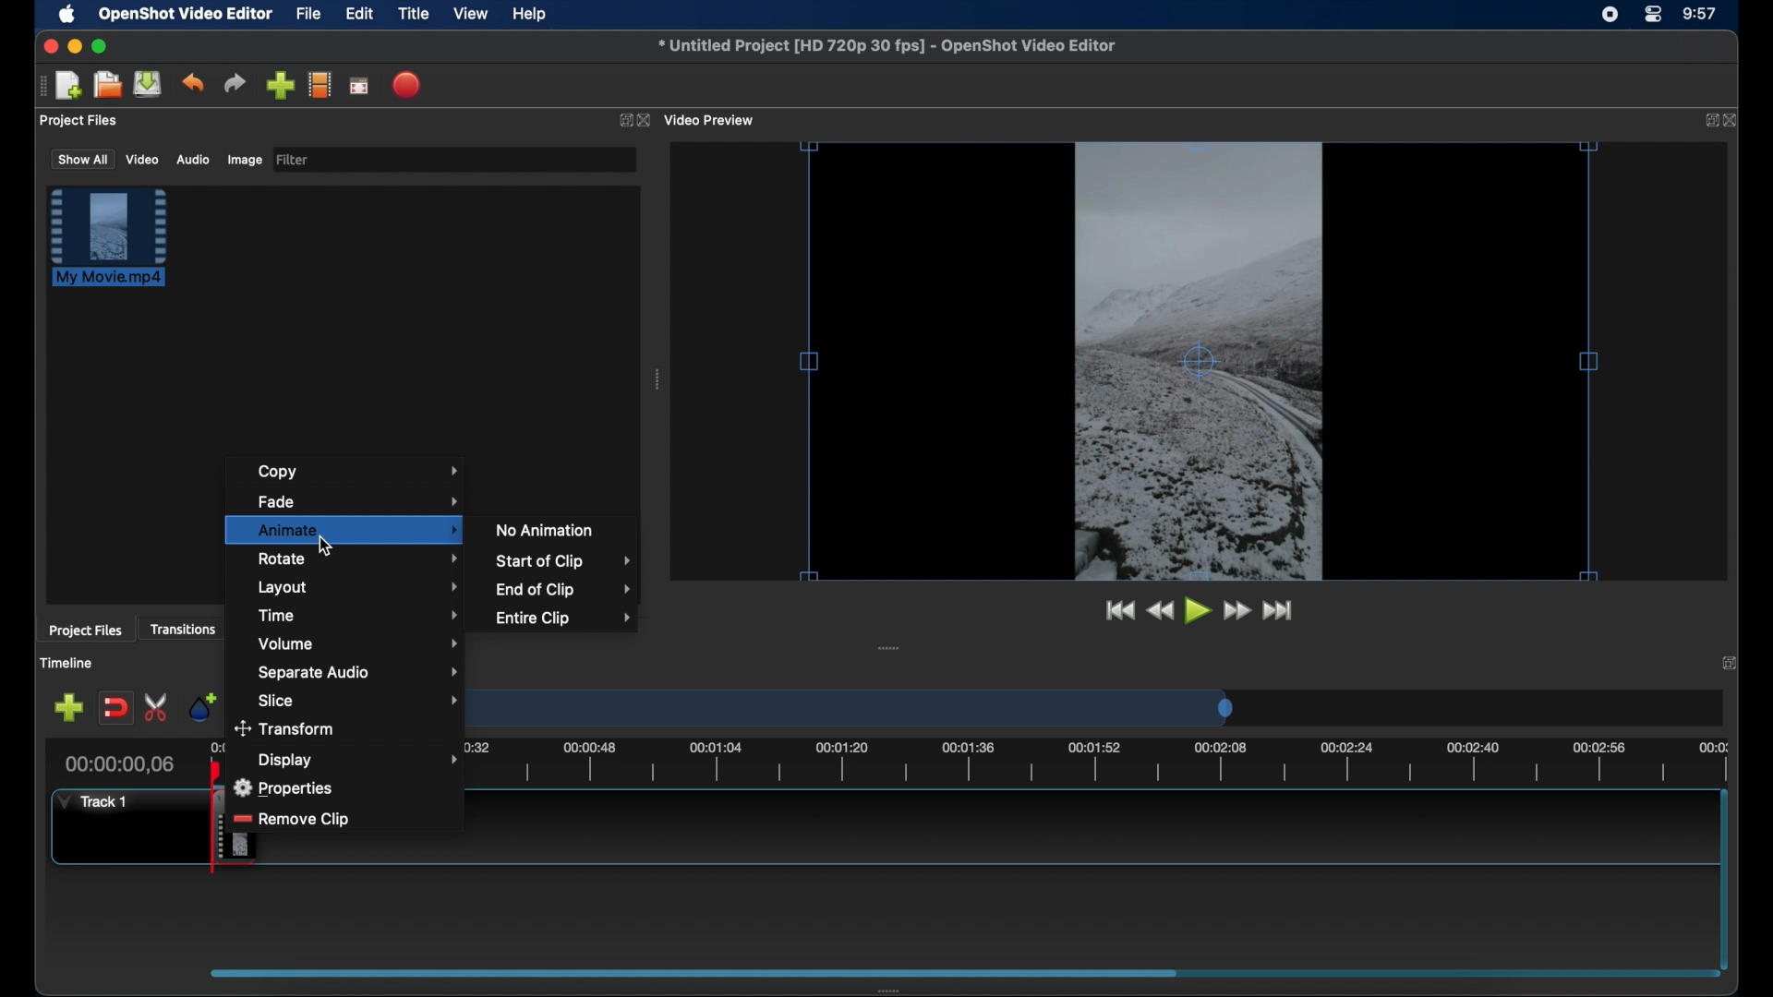 The image size is (1773, 997). I want to click on filter, so click(294, 160).